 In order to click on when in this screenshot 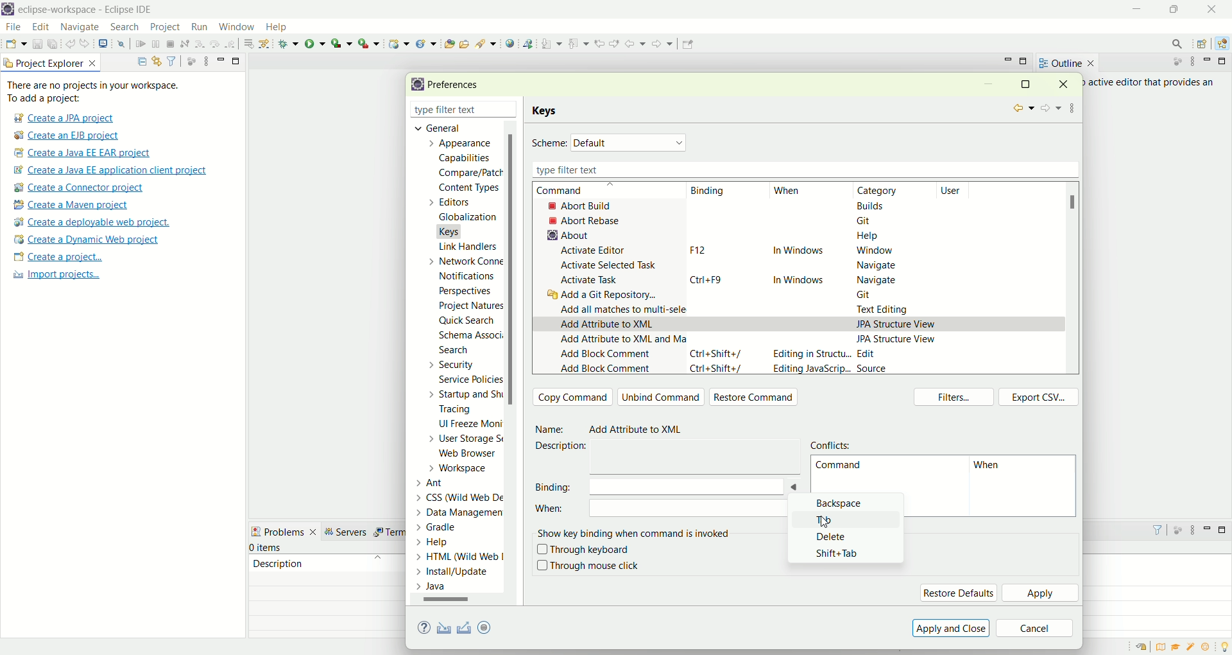, I will do `click(672, 511)`.